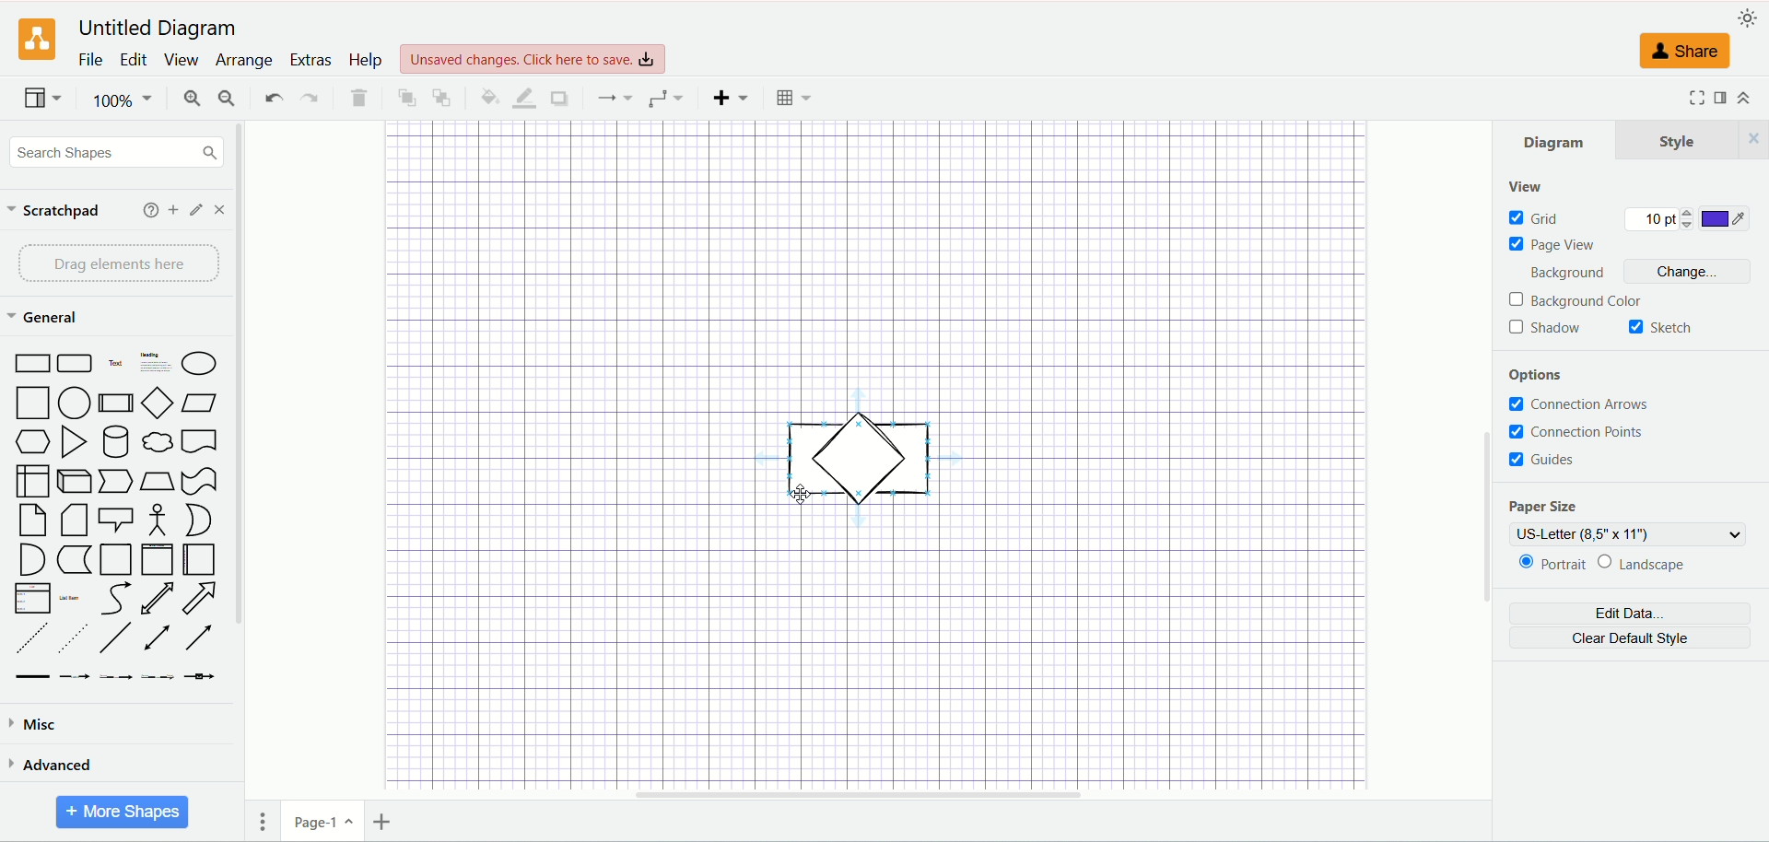 Image resolution: width=1769 pixels, height=842 pixels. What do you see at coordinates (560, 98) in the screenshot?
I see `shadow` at bounding box center [560, 98].